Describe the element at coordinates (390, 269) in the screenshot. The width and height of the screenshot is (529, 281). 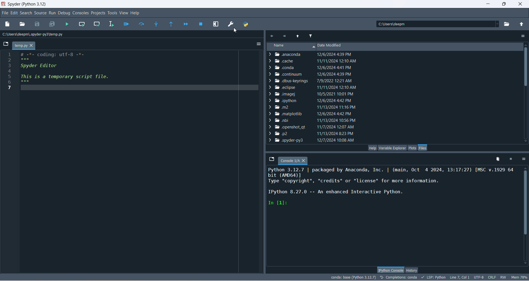
I see `IPython console` at that location.